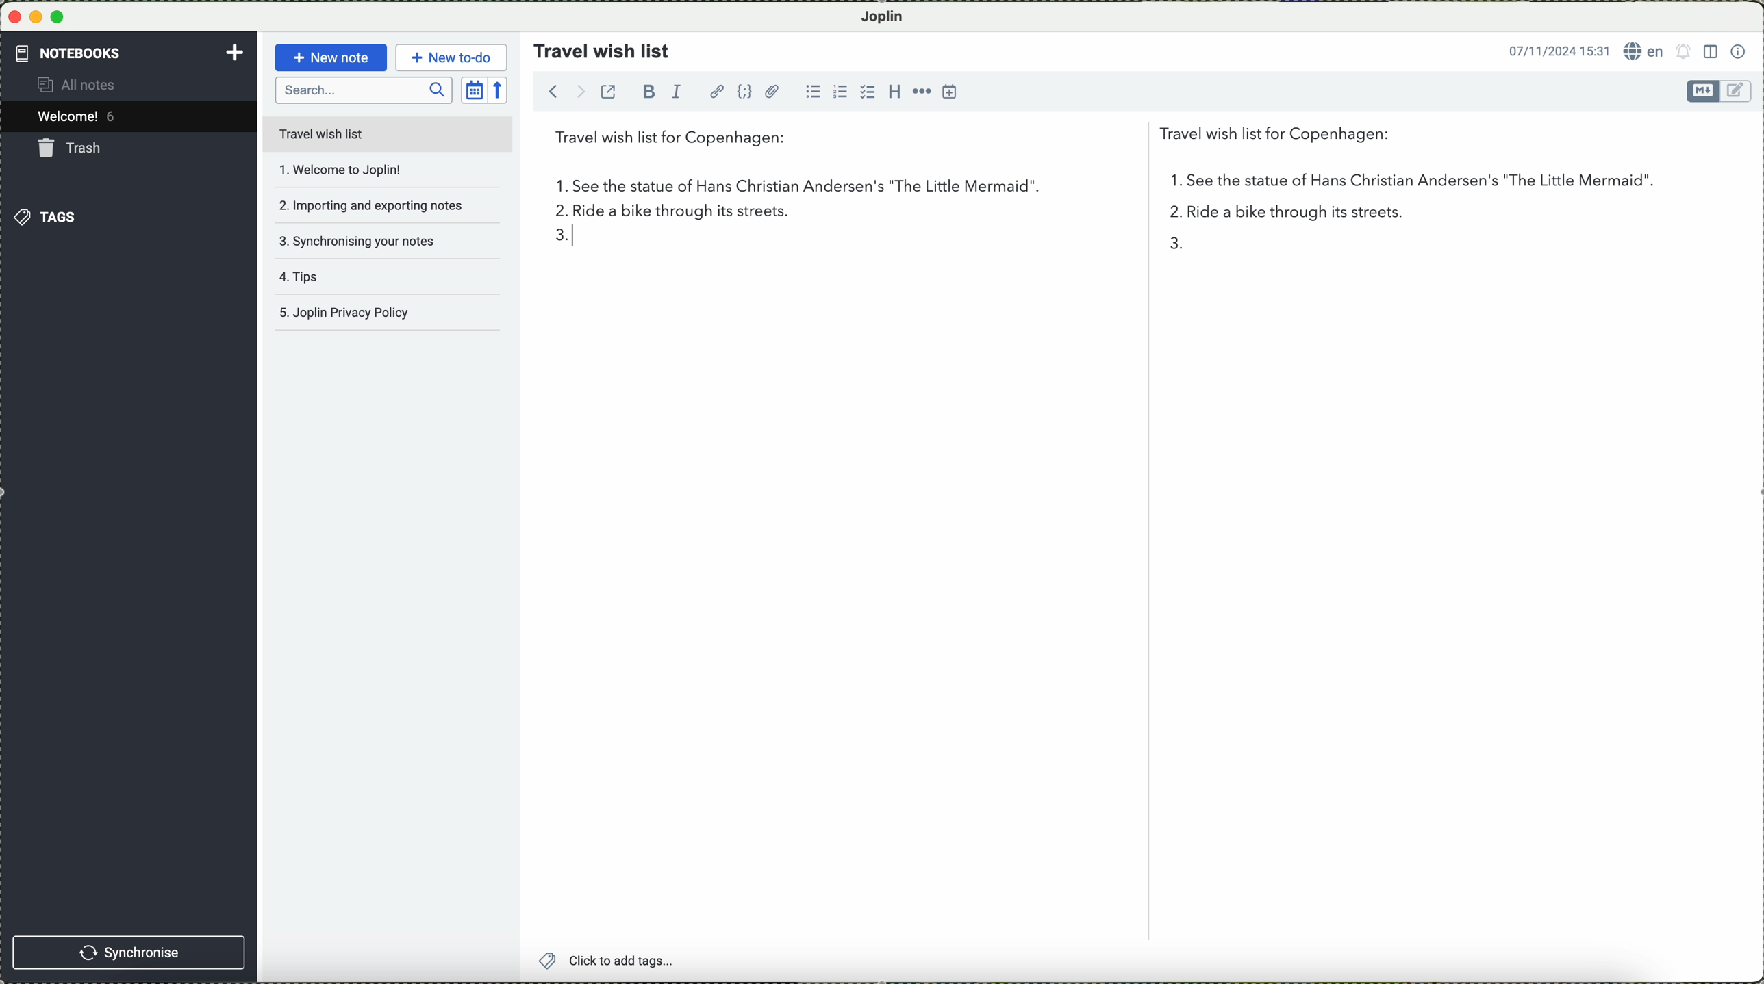 The image size is (1764, 984). I want to click on date and hour, so click(1554, 49).